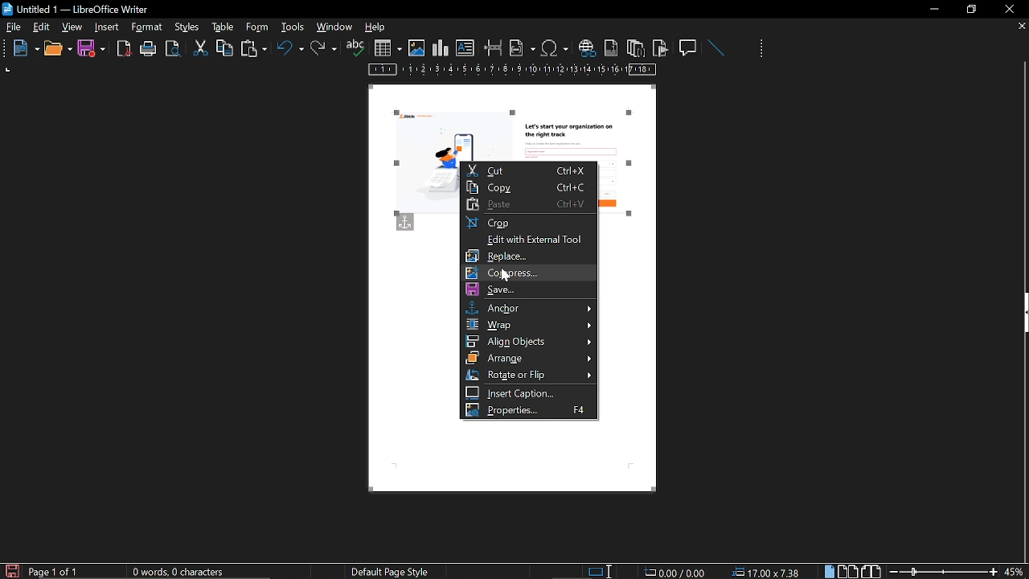 This screenshot has height=579, width=1029. What do you see at coordinates (532, 273) in the screenshot?
I see `compress` at bounding box center [532, 273].